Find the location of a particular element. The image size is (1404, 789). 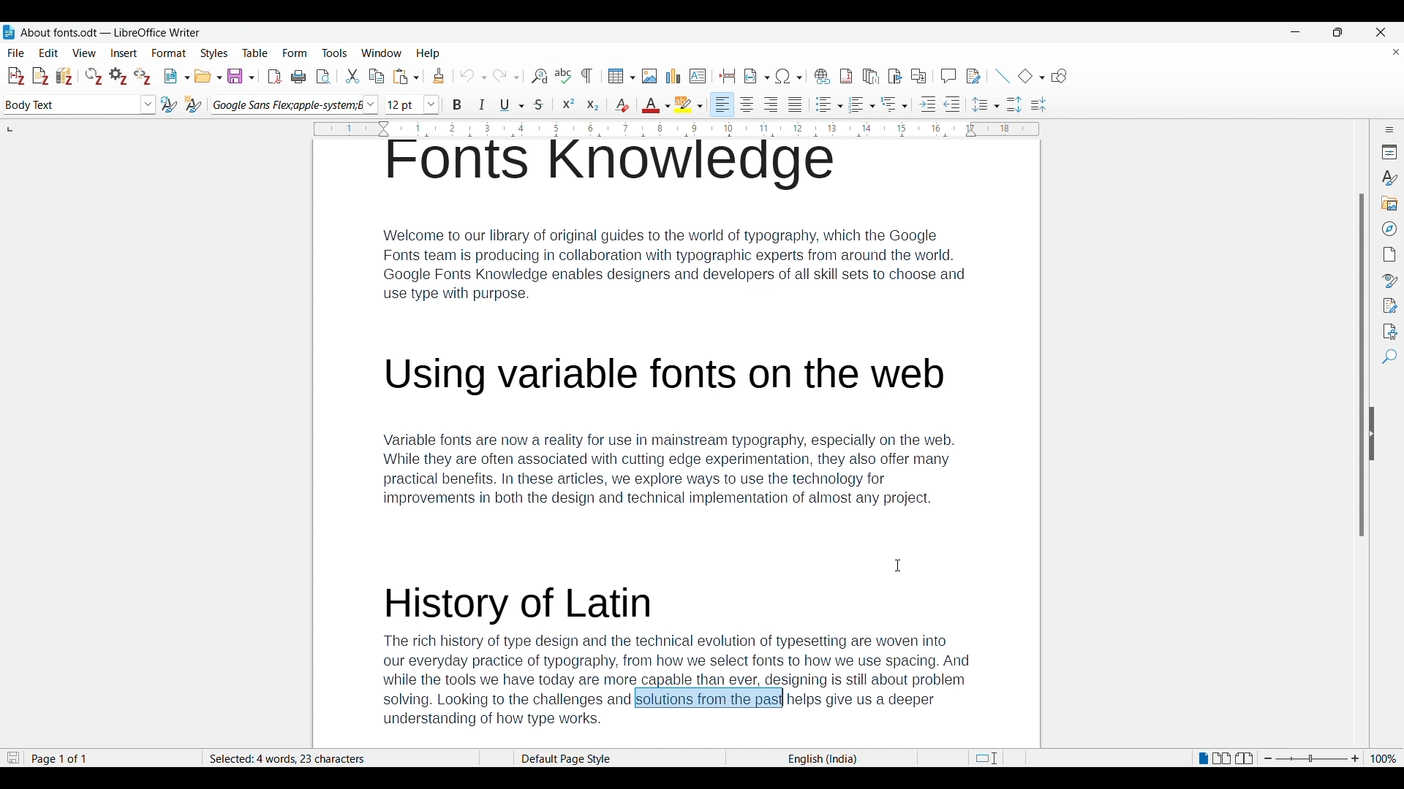

Zoom in/out slider is located at coordinates (1311, 759).